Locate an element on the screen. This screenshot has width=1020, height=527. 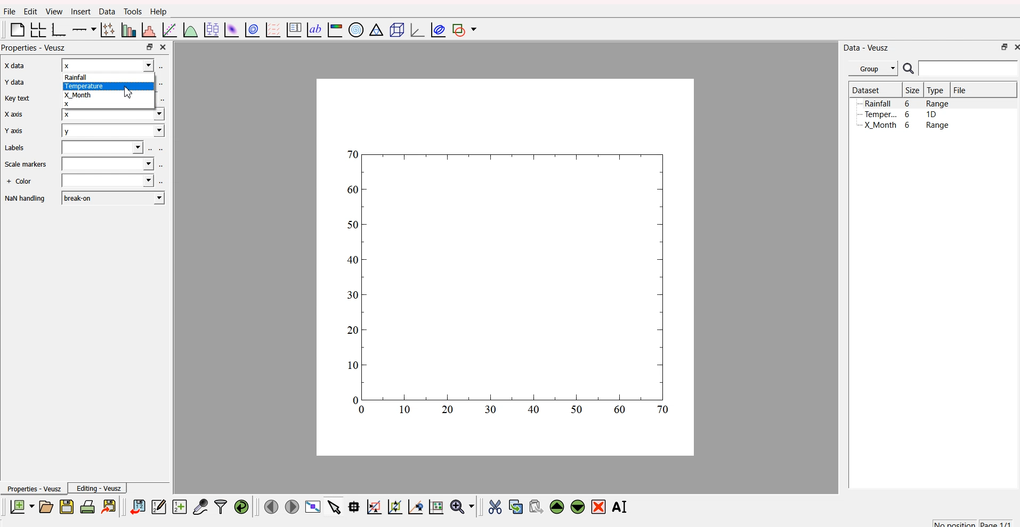
copy the widget is located at coordinates (515, 505).